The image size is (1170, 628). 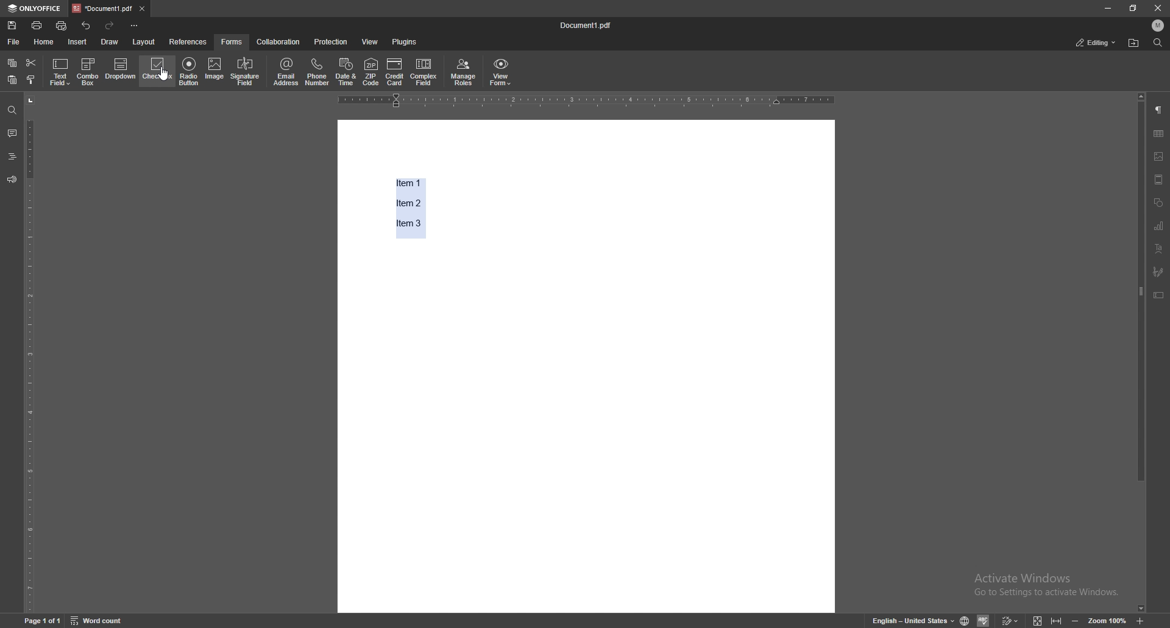 What do you see at coordinates (1076, 619) in the screenshot?
I see `zoom out` at bounding box center [1076, 619].